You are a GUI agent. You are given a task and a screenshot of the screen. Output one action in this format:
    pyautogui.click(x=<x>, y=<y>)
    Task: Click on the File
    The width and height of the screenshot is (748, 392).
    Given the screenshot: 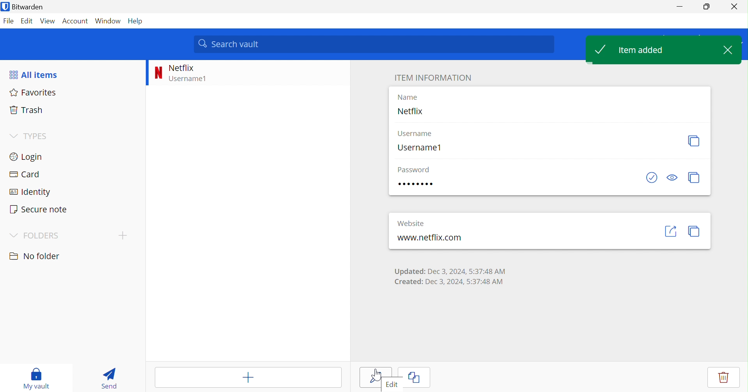 What is the action you would take?
    pyautogui.click(x=9, y=21)
    